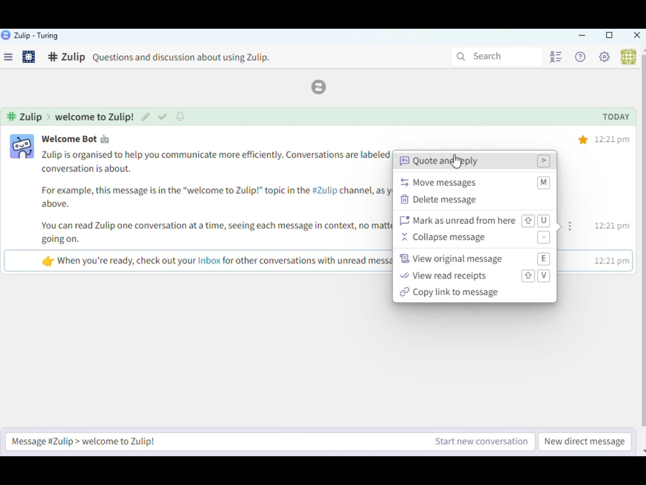 This screenshot has height=485, width=646. Describe the element at coordinates (642, 241) in the screenshot. I see `vertical scroll bar` at that location.